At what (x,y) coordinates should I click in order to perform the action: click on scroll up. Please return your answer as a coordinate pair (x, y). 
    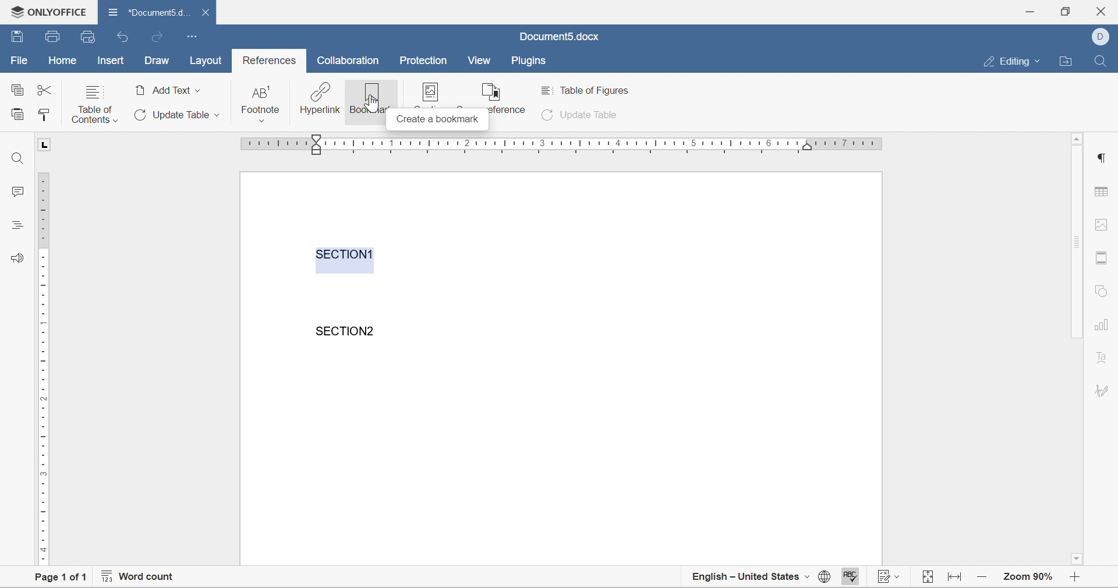
    Looking at the image, I should click on (1078, 138).